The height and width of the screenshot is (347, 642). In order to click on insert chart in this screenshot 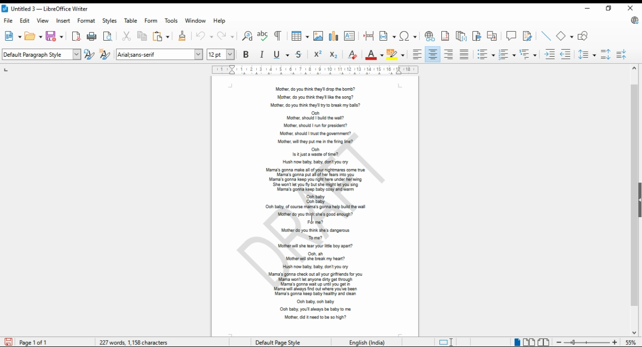, I will do `click(335, 36)`.